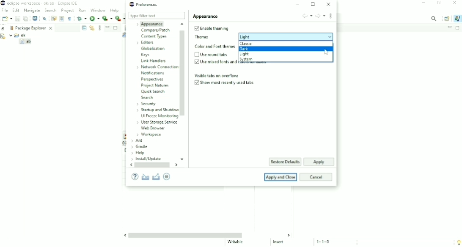  I want to click on Project, so click(68, 11).